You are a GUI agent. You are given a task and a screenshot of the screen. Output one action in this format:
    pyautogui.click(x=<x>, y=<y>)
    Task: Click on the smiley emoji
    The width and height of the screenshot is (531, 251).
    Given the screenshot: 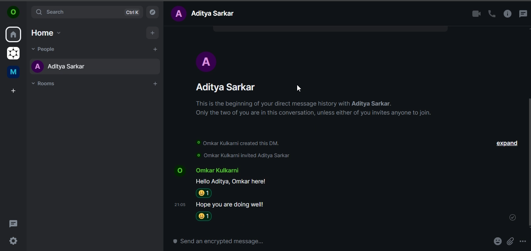 What is the action you would take?
    pyautogui.click(x=204, y=194)
    